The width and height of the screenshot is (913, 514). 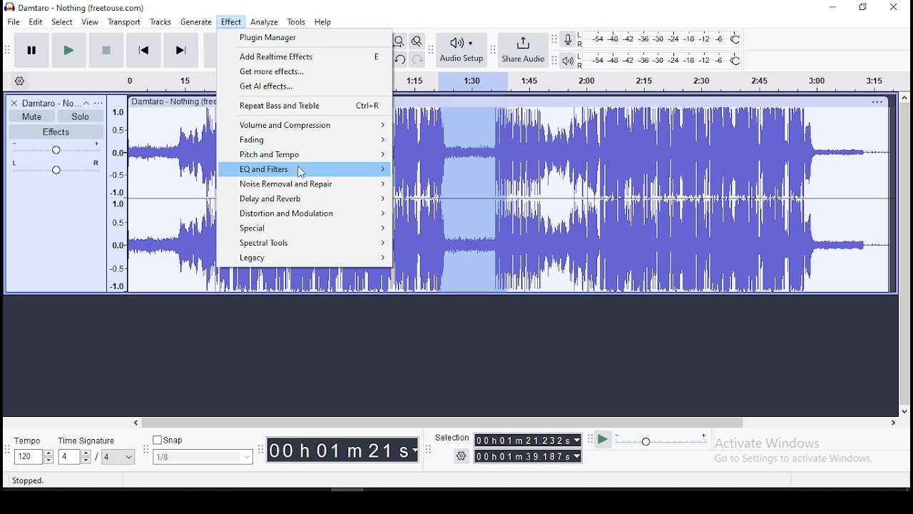 I want to click on volume, so click(x=57, y=148).